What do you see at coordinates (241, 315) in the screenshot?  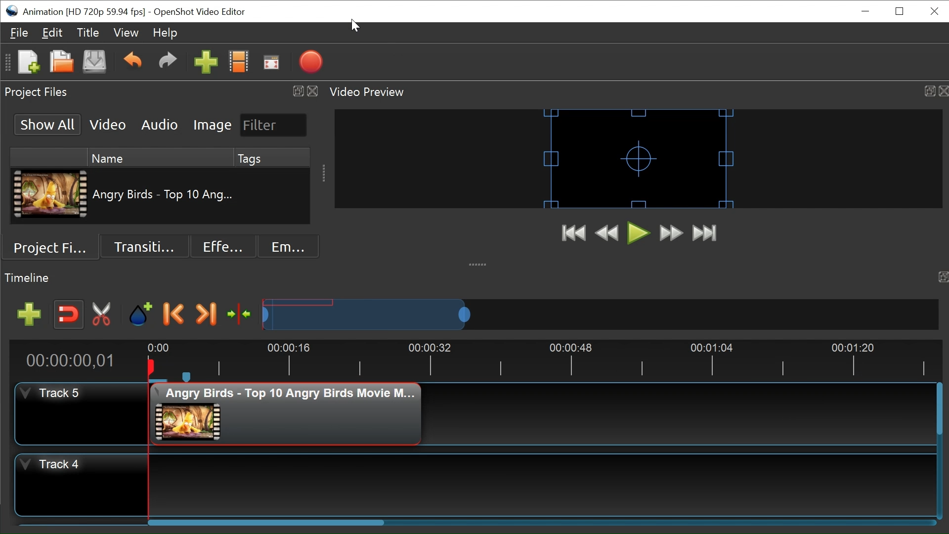 I see `Center the timeline on the playead` at bounding box center [241, 315].